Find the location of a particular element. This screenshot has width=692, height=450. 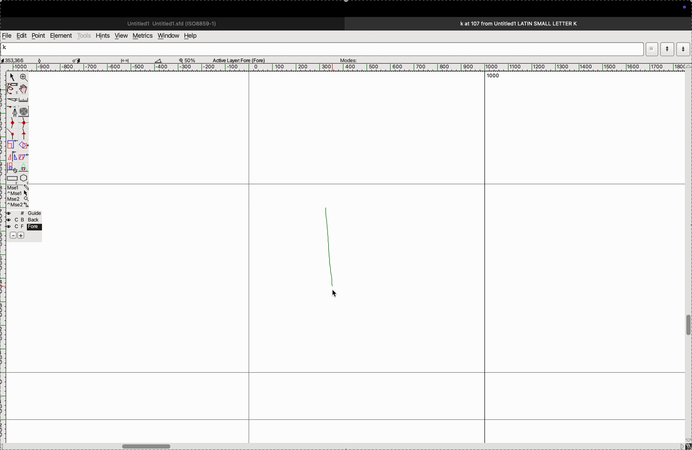

edit is located at coordinates (21, 35).